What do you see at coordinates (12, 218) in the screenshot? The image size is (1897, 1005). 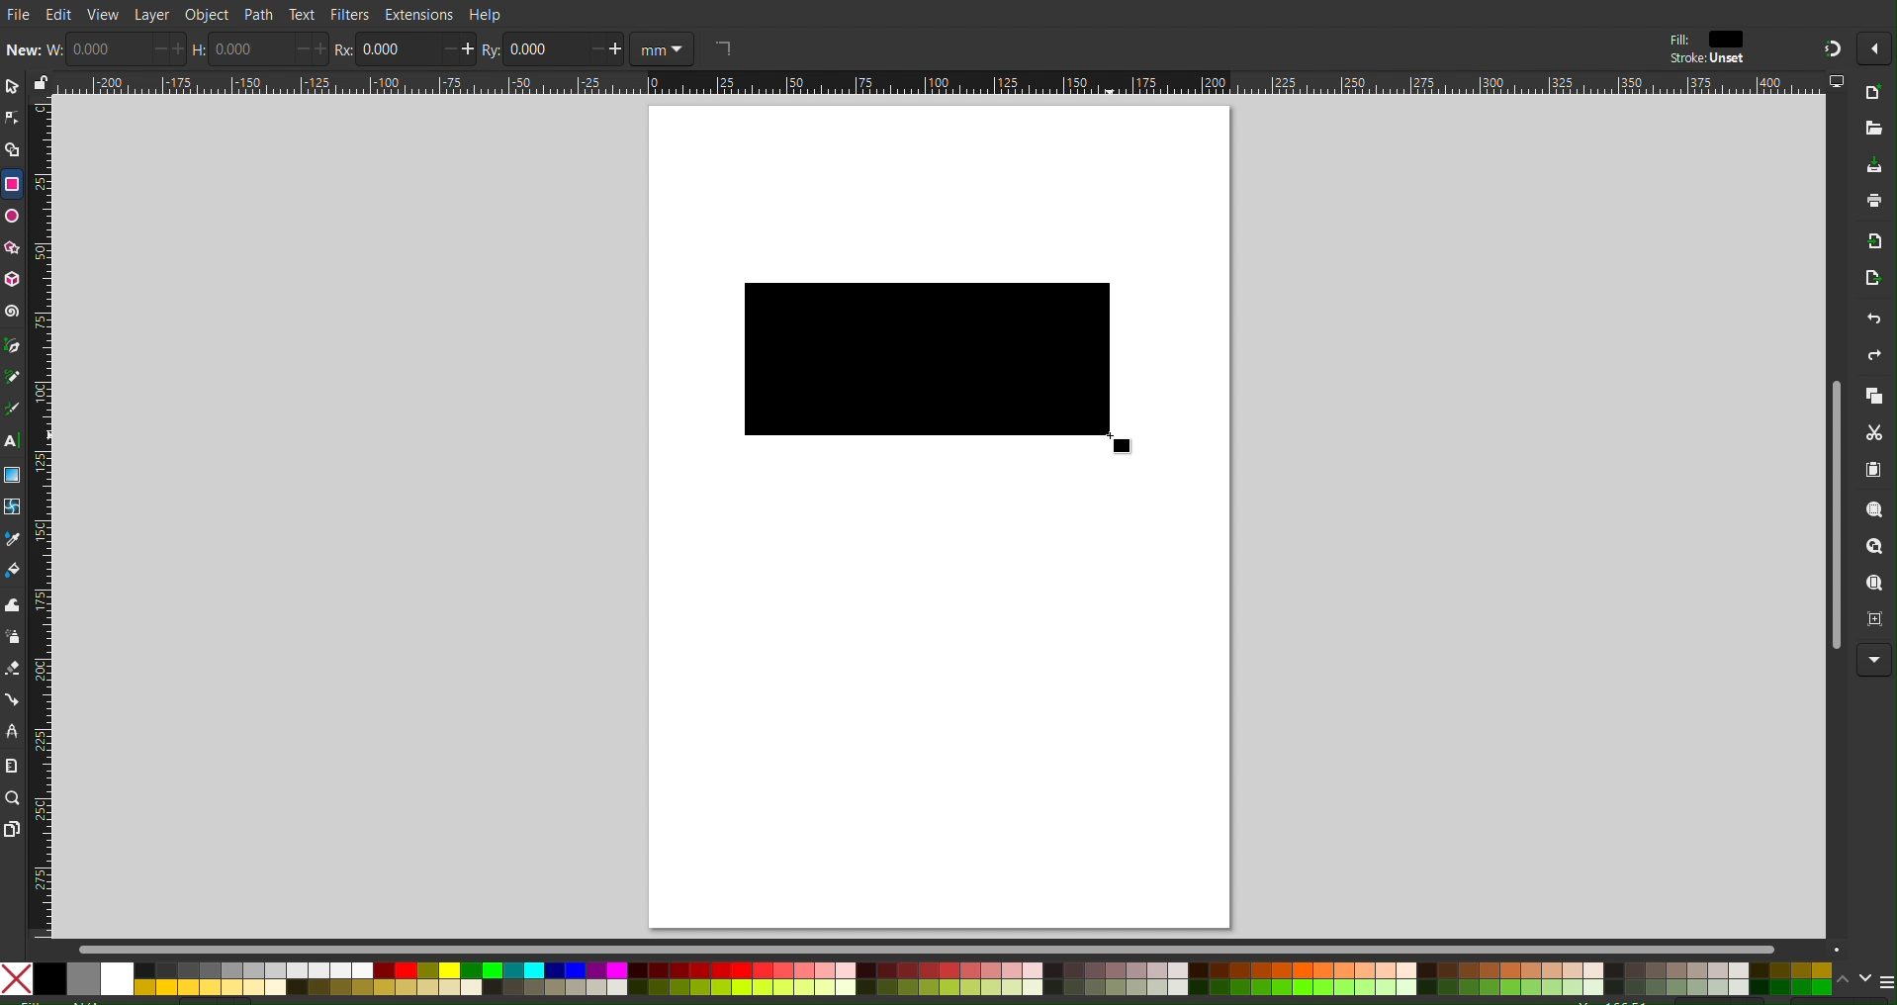 I see `Ellipse` at bounding box center [12, 218].